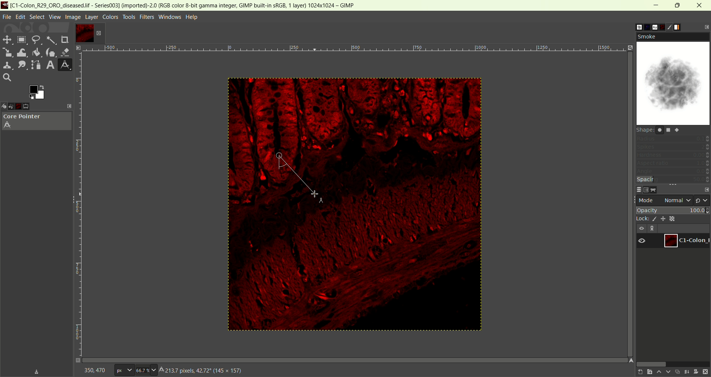 This screenshot has height=377, width=711. Describe the element at coordinates (633, 27) in the screenshot. I see `brush` at that location.